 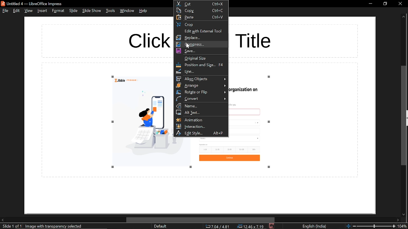 What do you see at coordinates (110, 12) in the screenshot?
I see `tools` at bounding box center [110, 12].